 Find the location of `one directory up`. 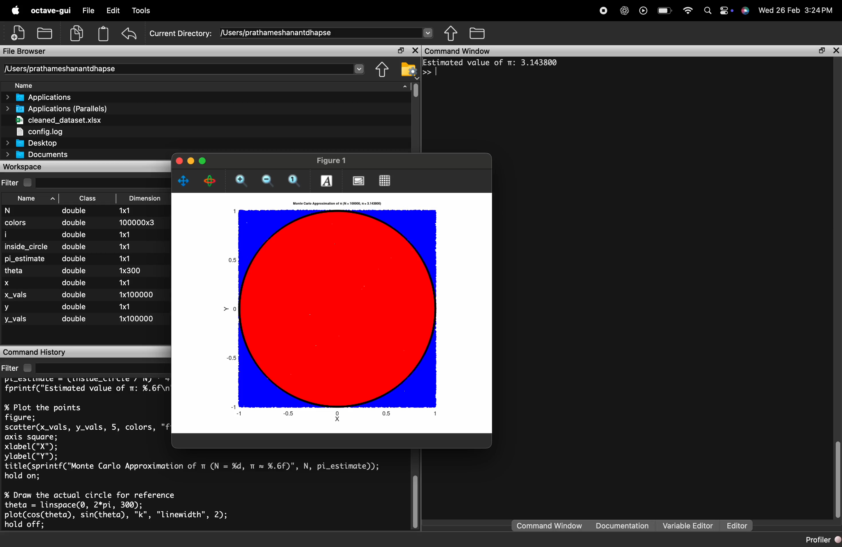

one directory up is located at coordinates (382, 69).